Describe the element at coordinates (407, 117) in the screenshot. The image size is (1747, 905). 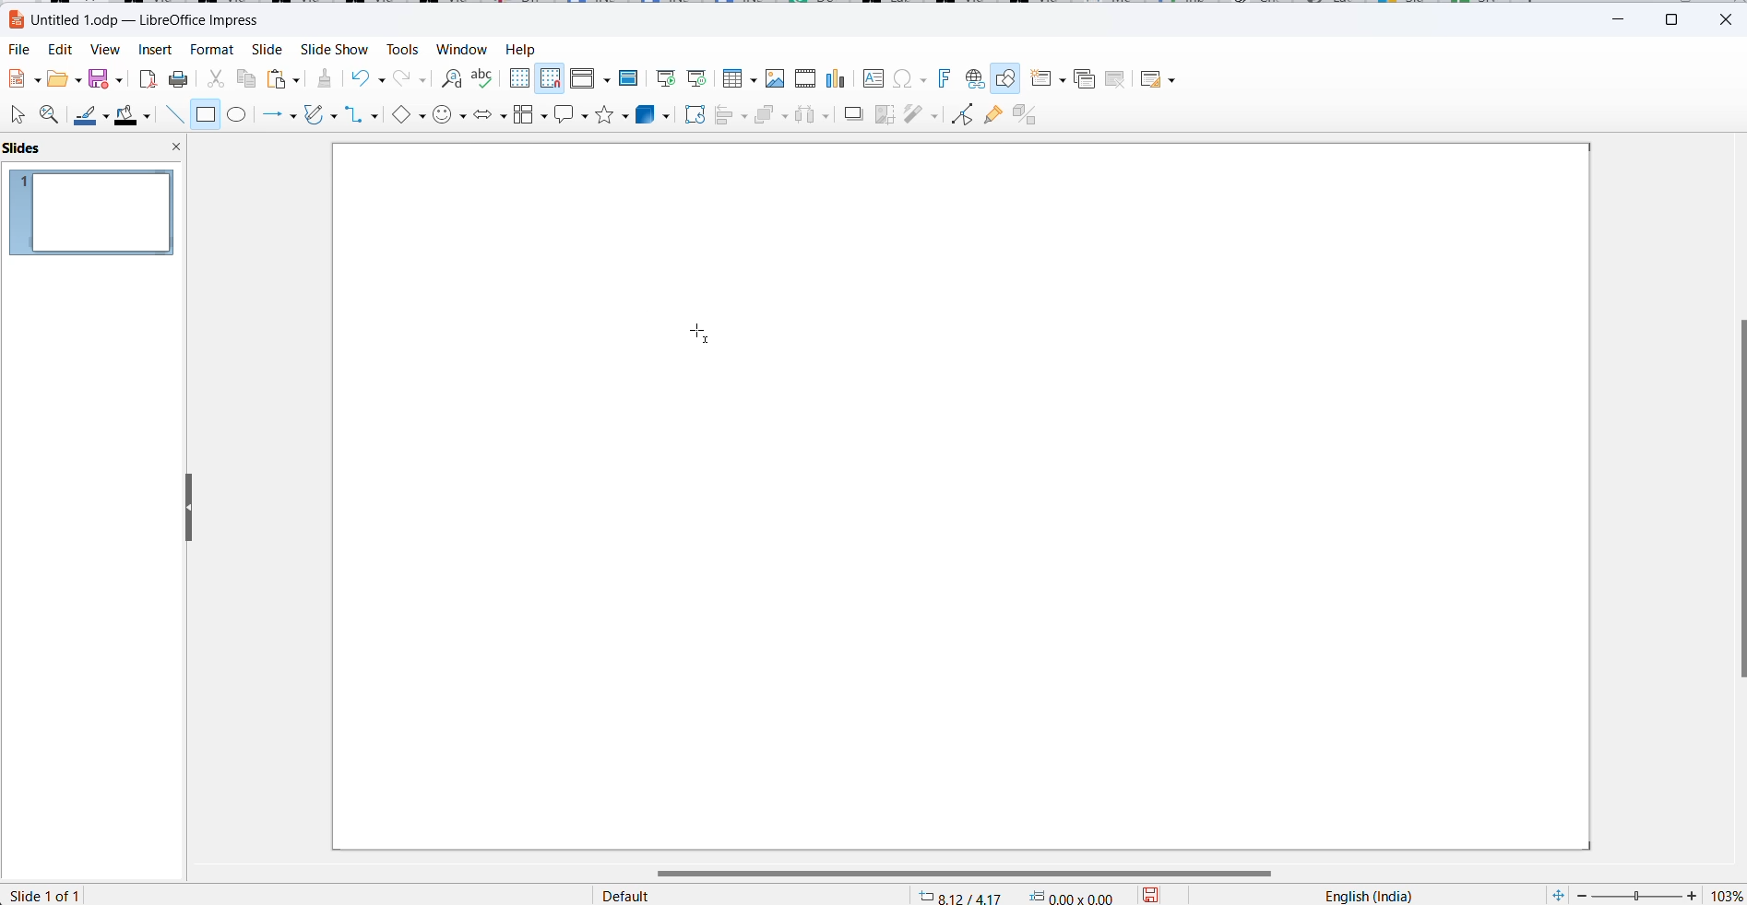
I see `basic shapes` at that location.